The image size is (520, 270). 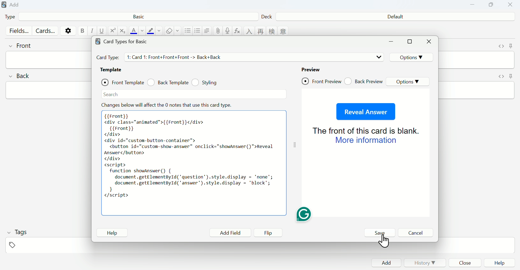 I want to click on Options, so click(x=408, y=82).